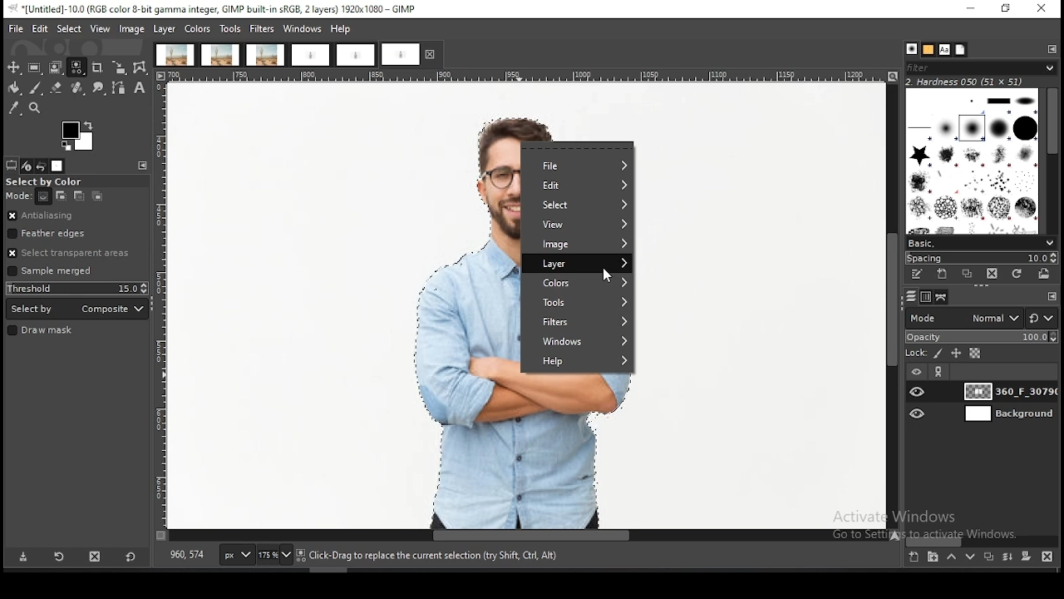 Image resolution: width=1064 pixels, height=599 pixels. Describe the element at coordinates (965, 82) in the screenshot. I see `hardness 050 (51x51)` at that location.